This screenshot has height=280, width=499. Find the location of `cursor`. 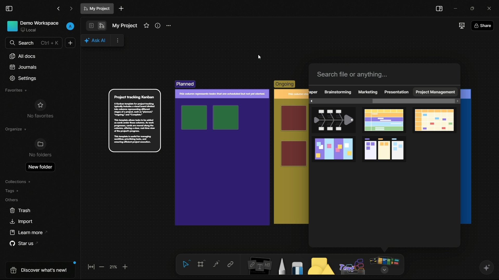

cursor is located at coordinates (260, 57).